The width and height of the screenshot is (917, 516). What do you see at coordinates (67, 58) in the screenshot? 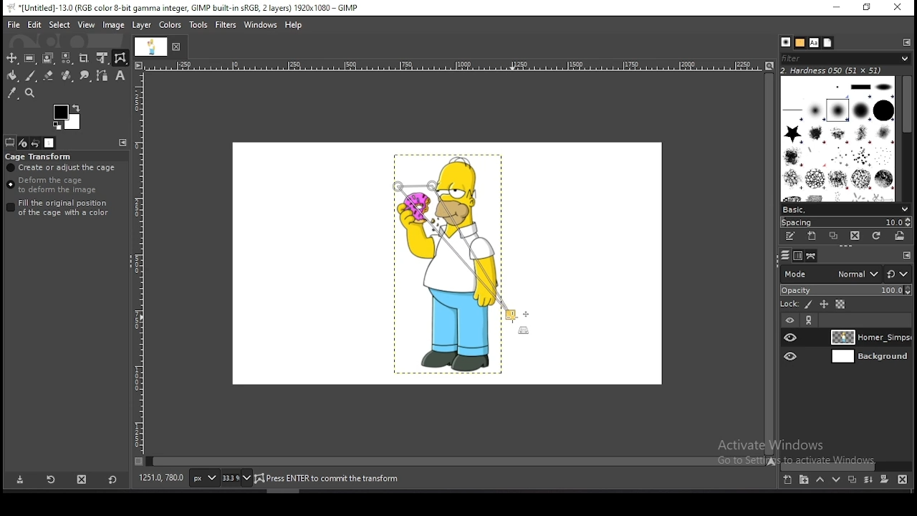
I see `select by color tool` at bounding box center [67, 58].